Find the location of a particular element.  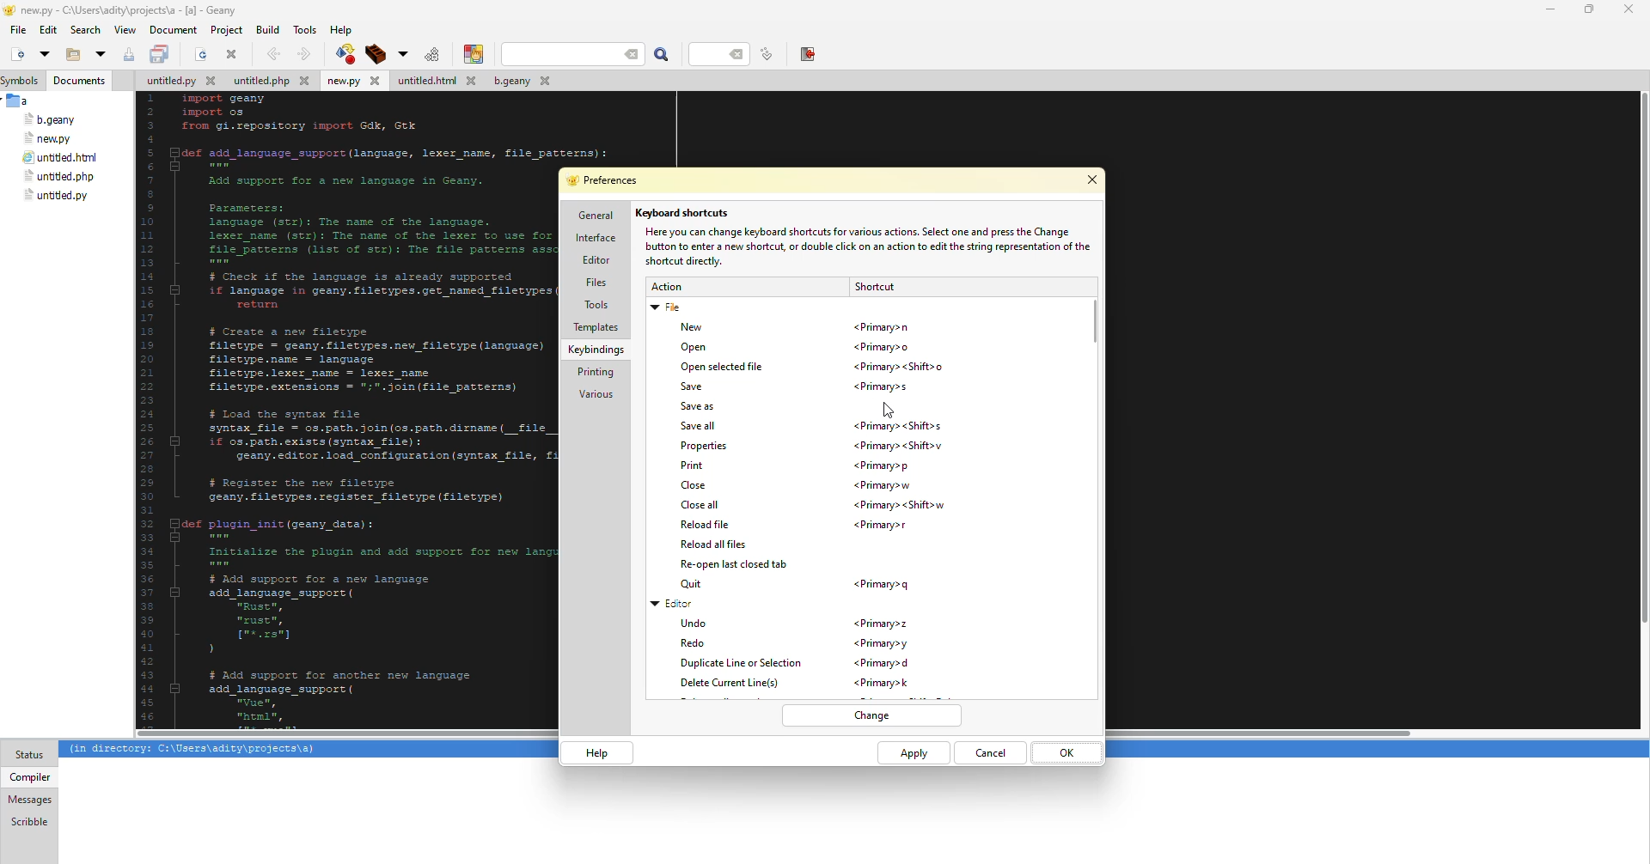

line number is located at coordinates (724, 53).